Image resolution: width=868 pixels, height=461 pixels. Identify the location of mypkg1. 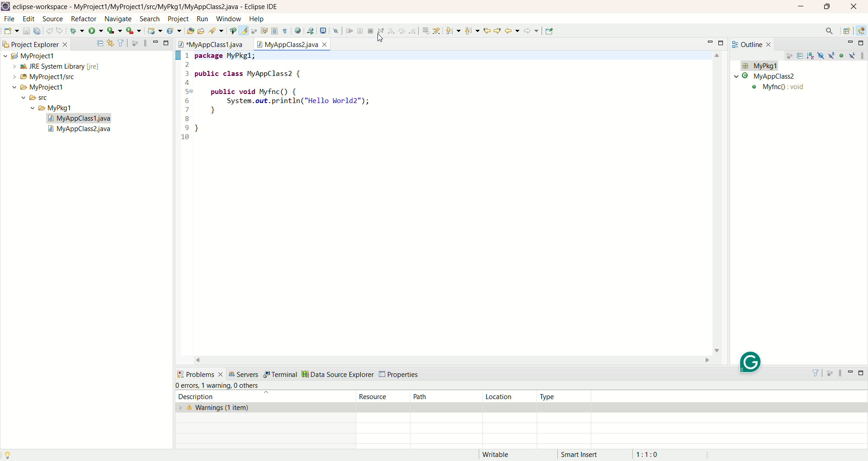
(52, 108).